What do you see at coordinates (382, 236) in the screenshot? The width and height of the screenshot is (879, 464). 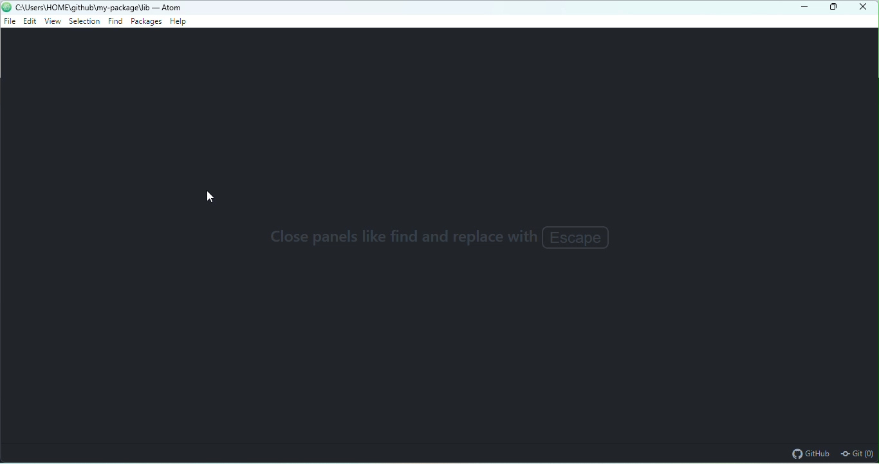 I see `close panels like find and replace with` at bounding box center [382, 236].